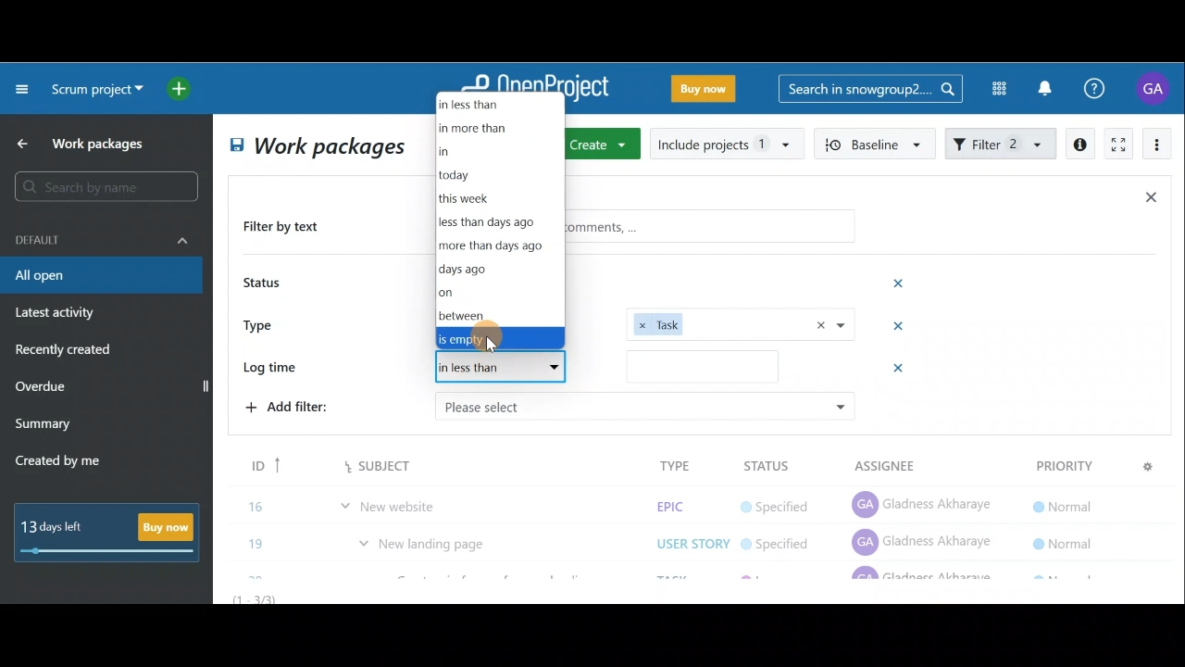 This screenshot has height=667, width=1185. I want to click on Overdue, so click(43, 388).